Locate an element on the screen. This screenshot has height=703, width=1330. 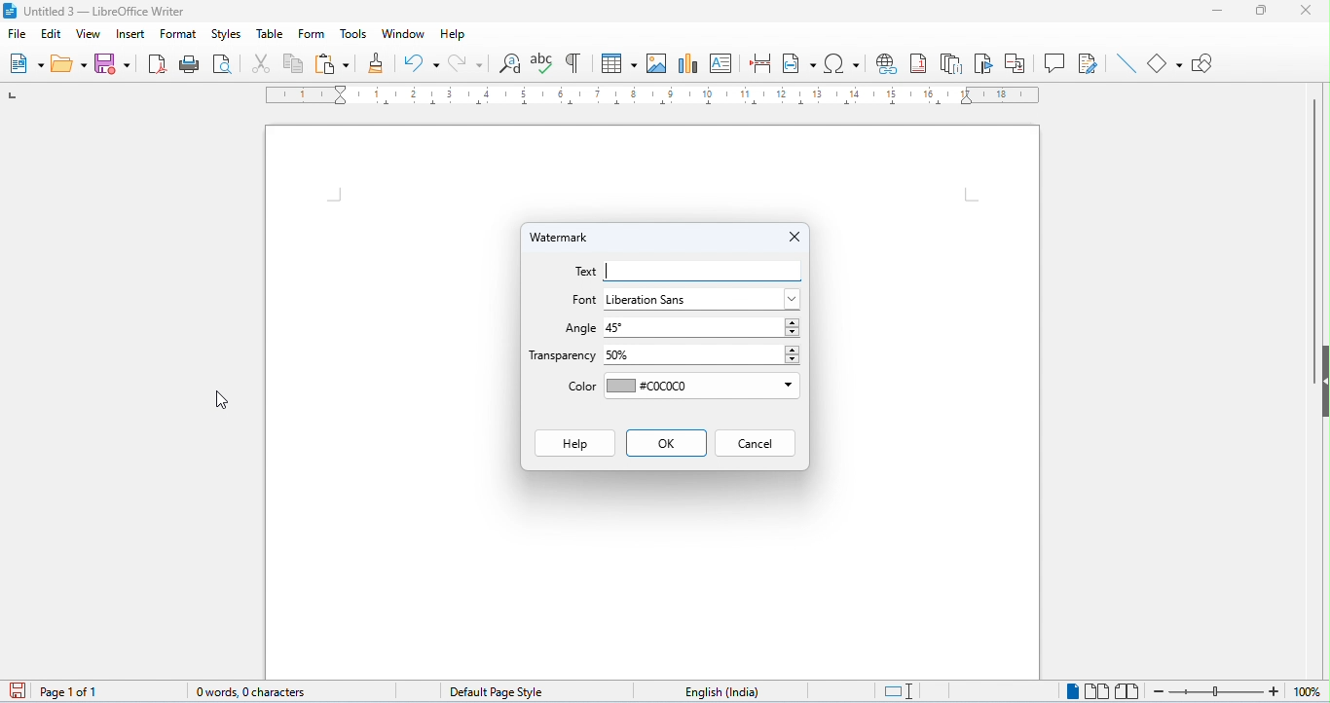
help is located at coordinates (570, 443).